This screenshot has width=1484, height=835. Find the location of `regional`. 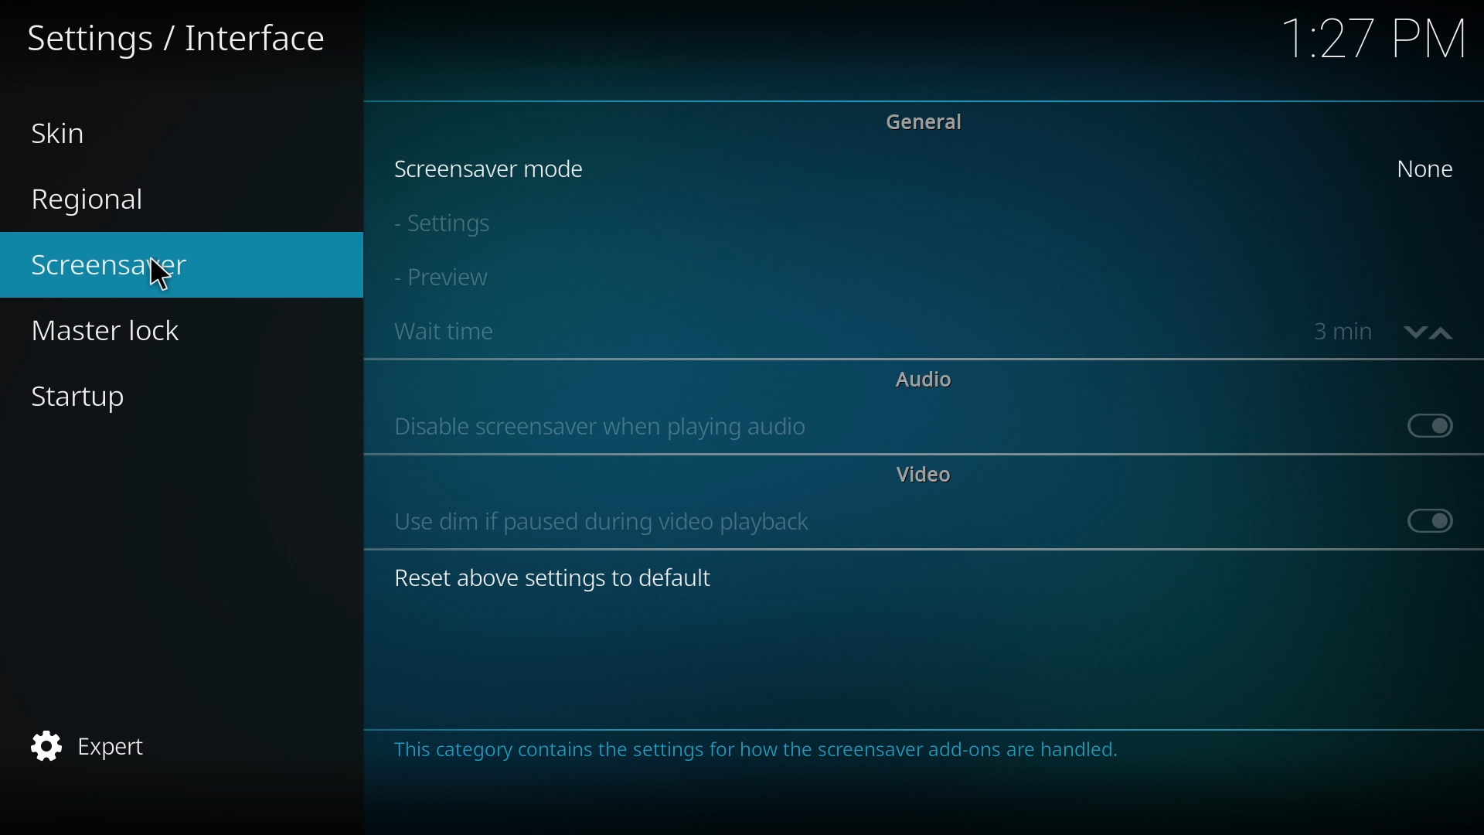

regional is located at coordinates (128, 195).